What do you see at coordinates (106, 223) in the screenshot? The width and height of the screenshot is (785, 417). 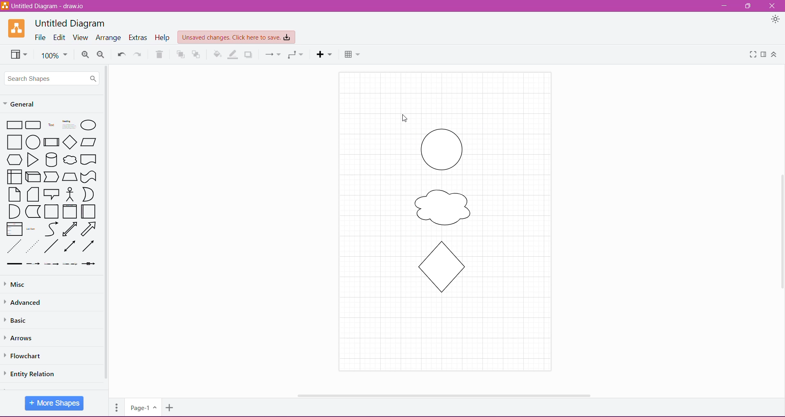 I see `Vertical Scroll Bar` at bounding box center [106, 223].